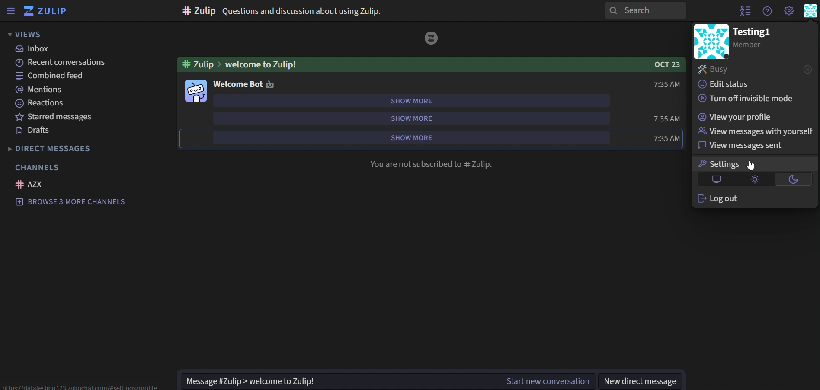 This screenshot has width=820, height=390. What do you see at coordinates (738, 116) in the screenshot?
I see `view your profile` at bounding box center [738, 116].